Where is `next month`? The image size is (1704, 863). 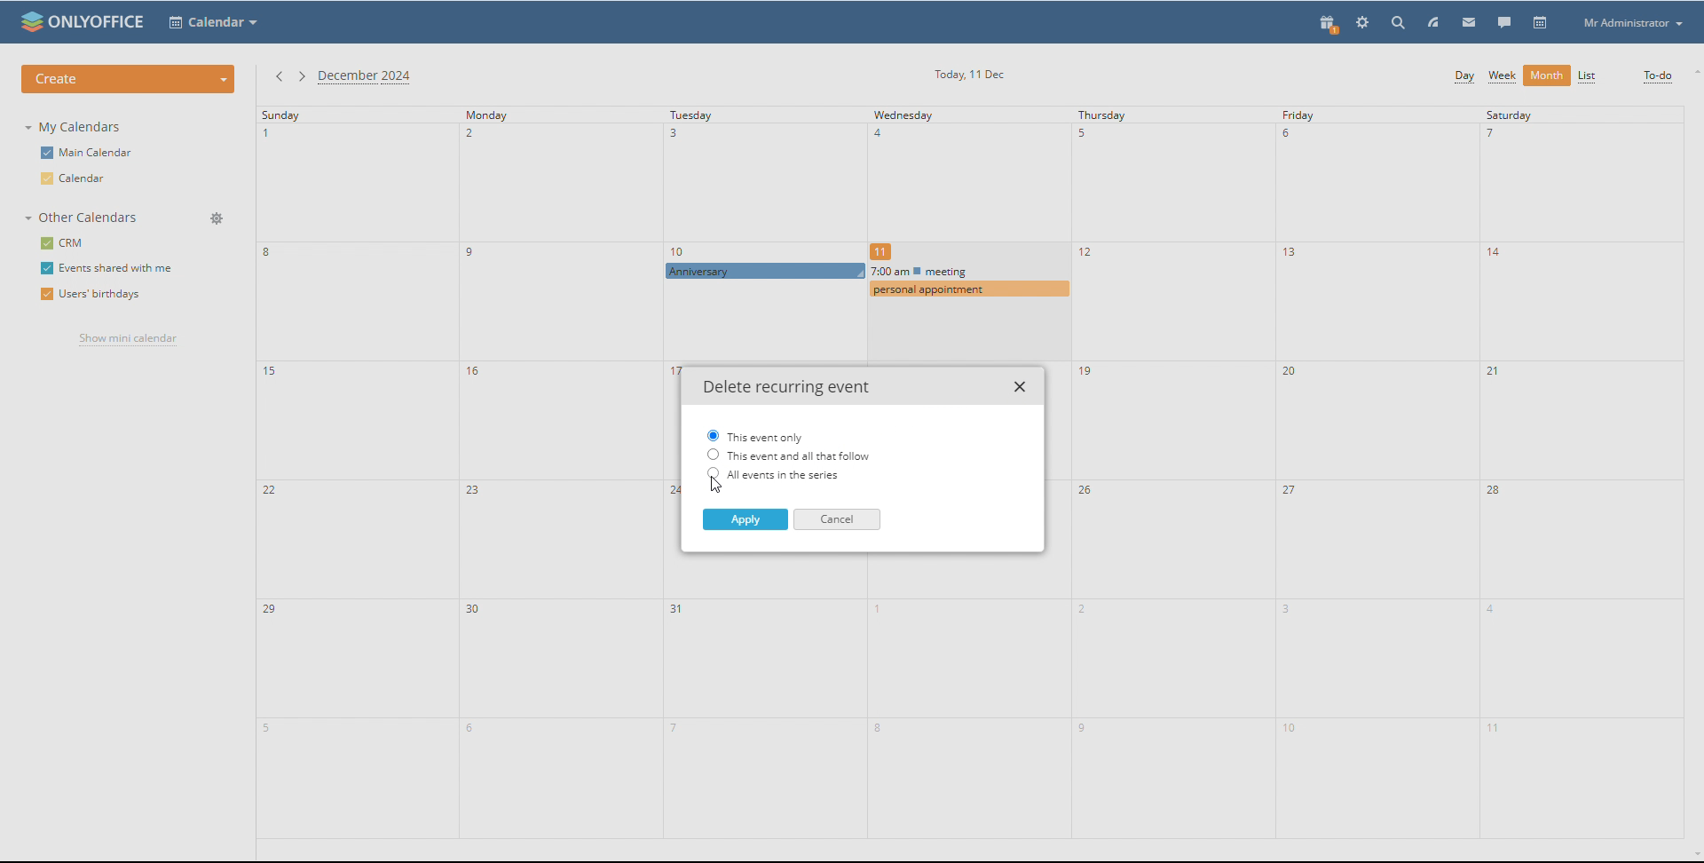
next month is located at coordinates (301, 77).